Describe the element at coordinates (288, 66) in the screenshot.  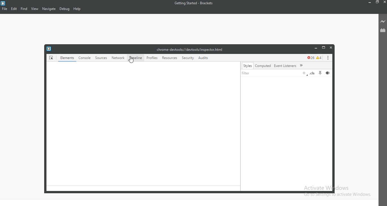
I see `event listeners` at that location.